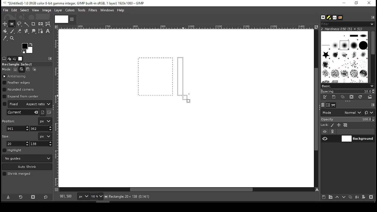  Describe the element at coordinates (5, 39) in the screenshot. I see `color picker tool` at that location.